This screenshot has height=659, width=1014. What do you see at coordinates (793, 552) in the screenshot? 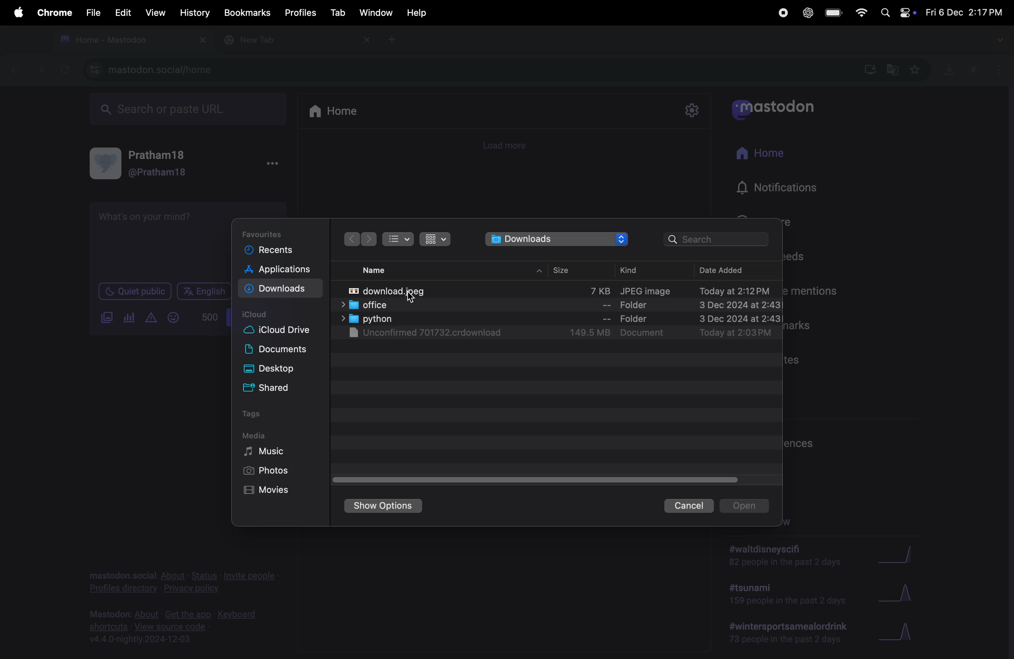
I see `walt disney scifi` at bounding box center [793, 552].